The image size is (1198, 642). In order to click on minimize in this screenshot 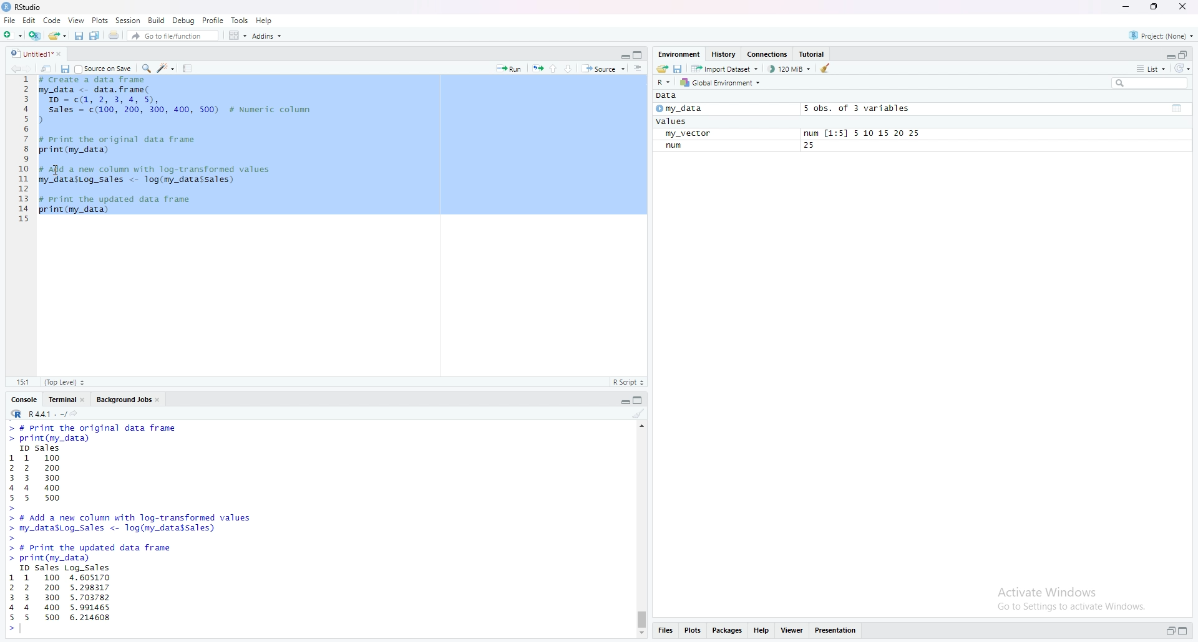, I will do `click(621, 401)`.